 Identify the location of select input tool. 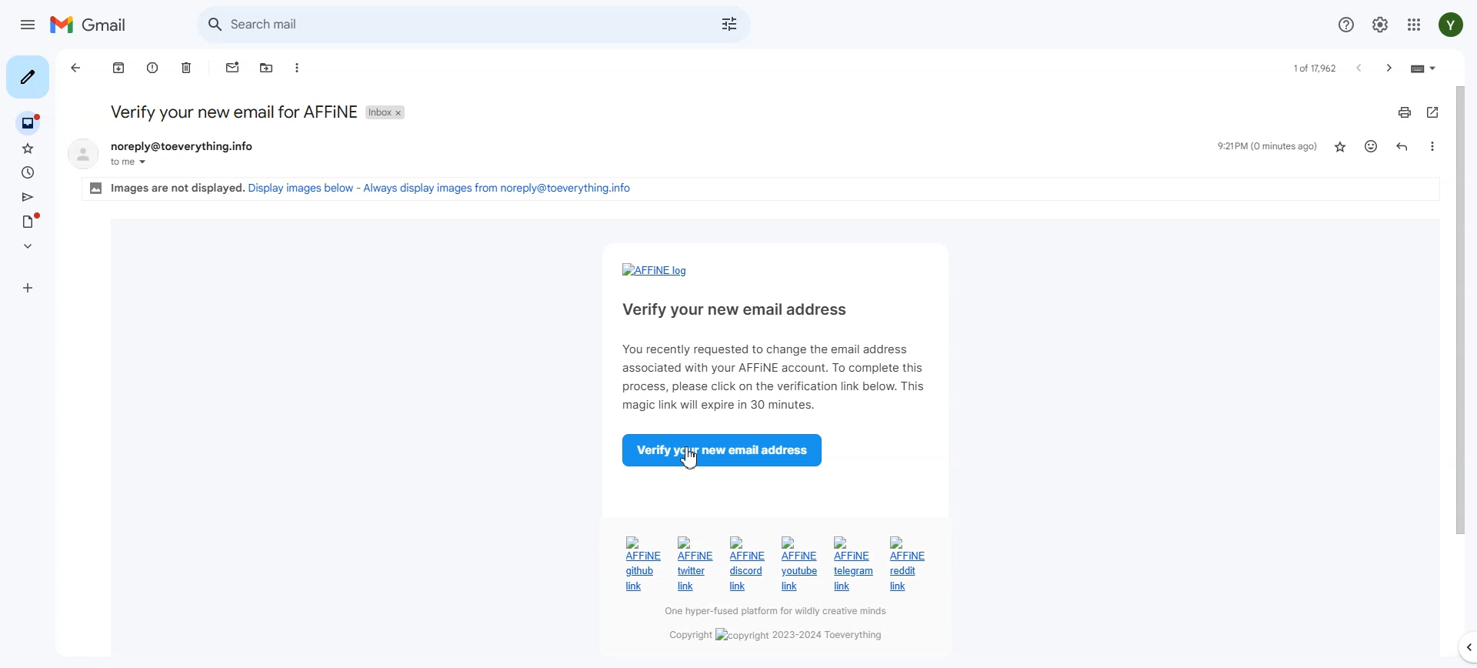
(1434, 68).